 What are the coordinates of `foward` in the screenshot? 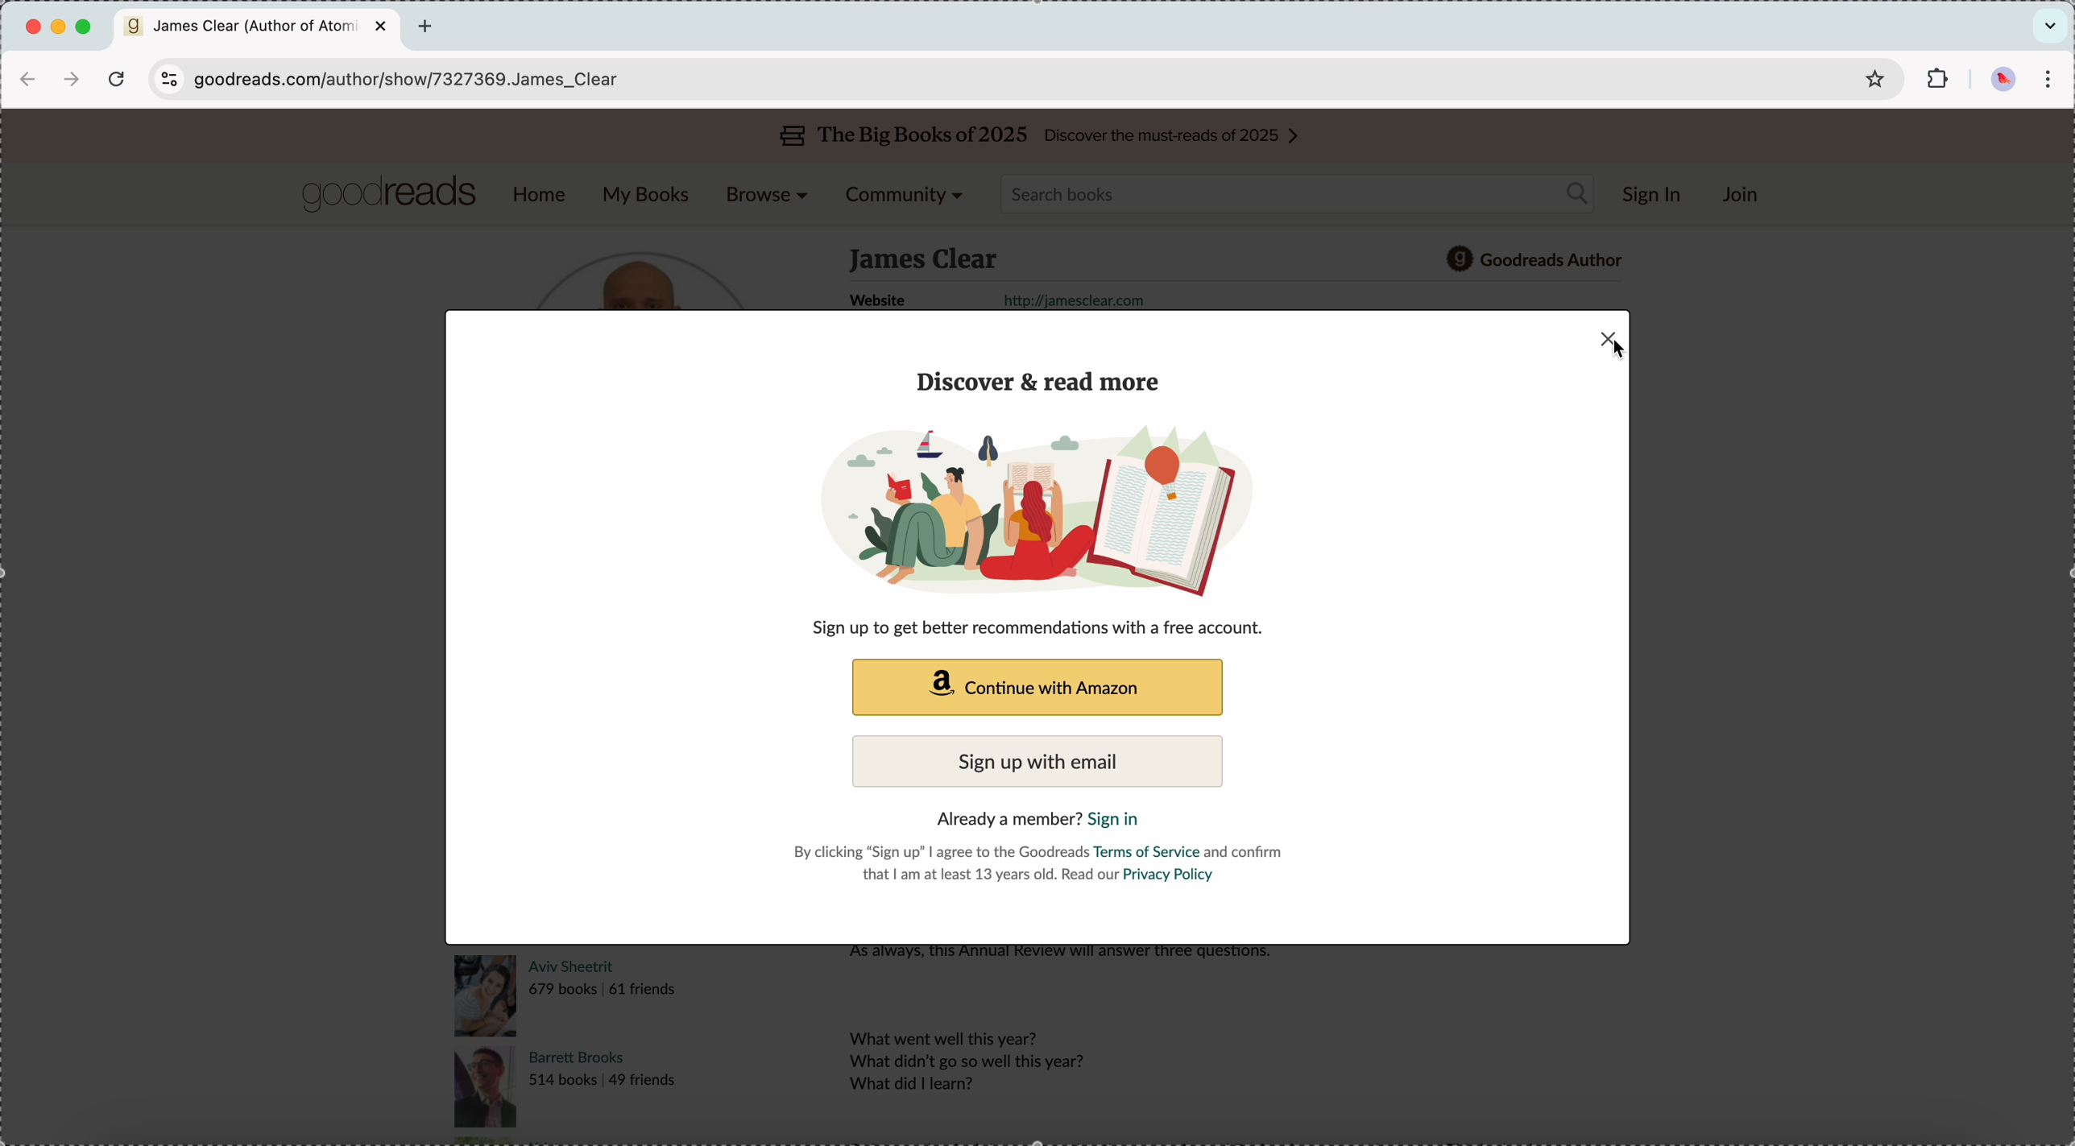 It's located at (72, 81).